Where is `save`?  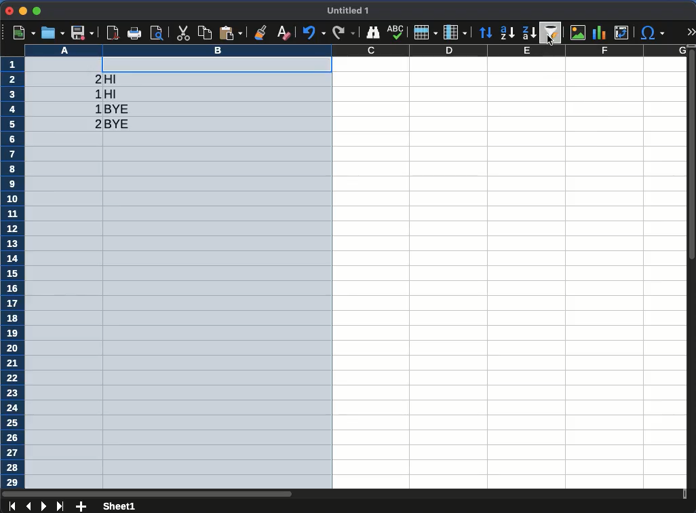
save is located at coordinates (83, 34).